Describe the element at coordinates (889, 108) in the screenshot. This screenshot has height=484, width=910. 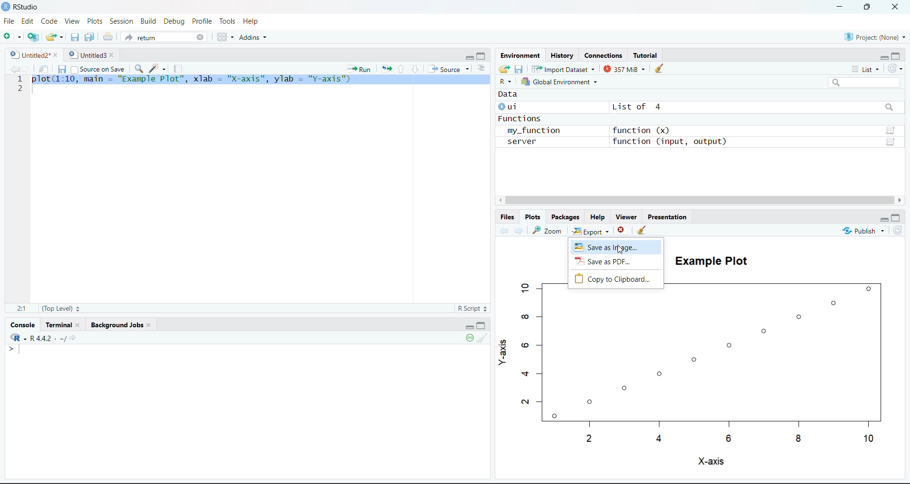
I see `Searchbar` at that location.